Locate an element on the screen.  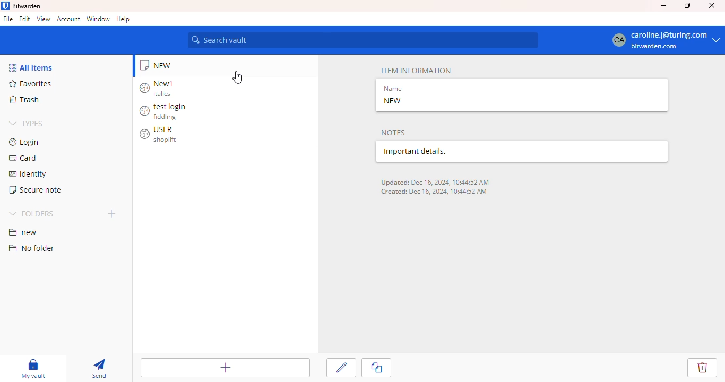
"USER" login entry is located at coordinates (160, 134).